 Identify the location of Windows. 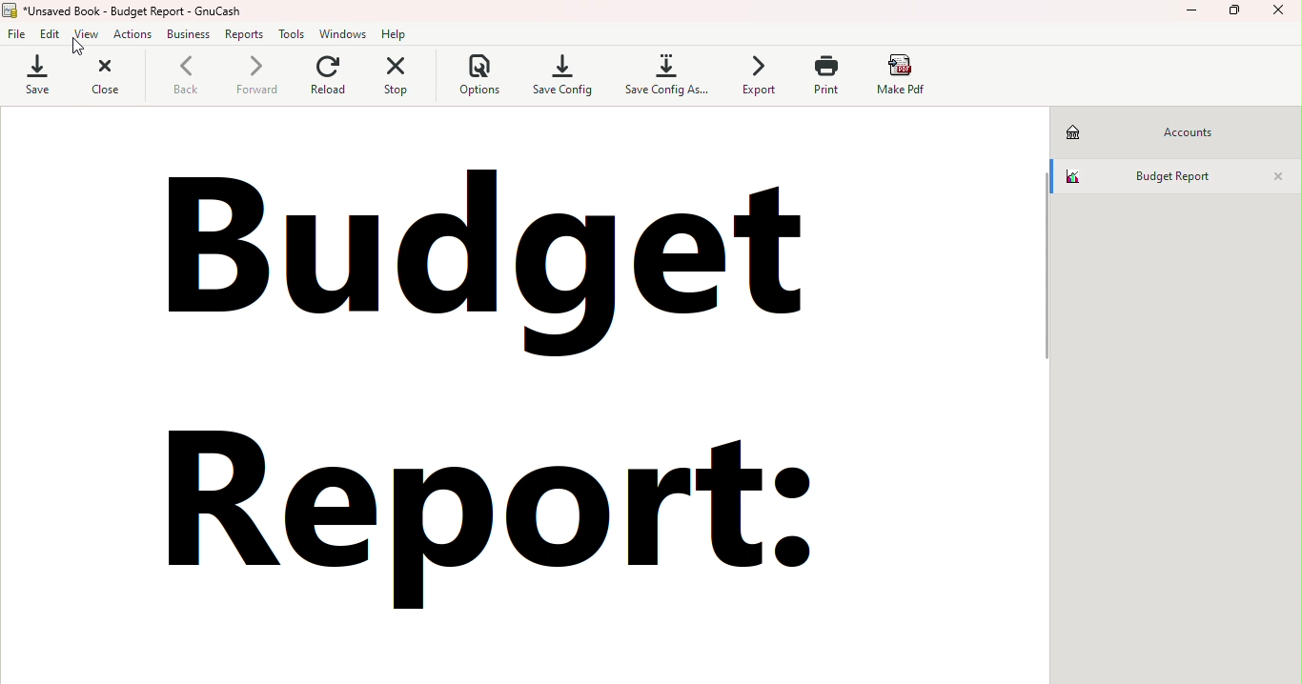
(343, 33).